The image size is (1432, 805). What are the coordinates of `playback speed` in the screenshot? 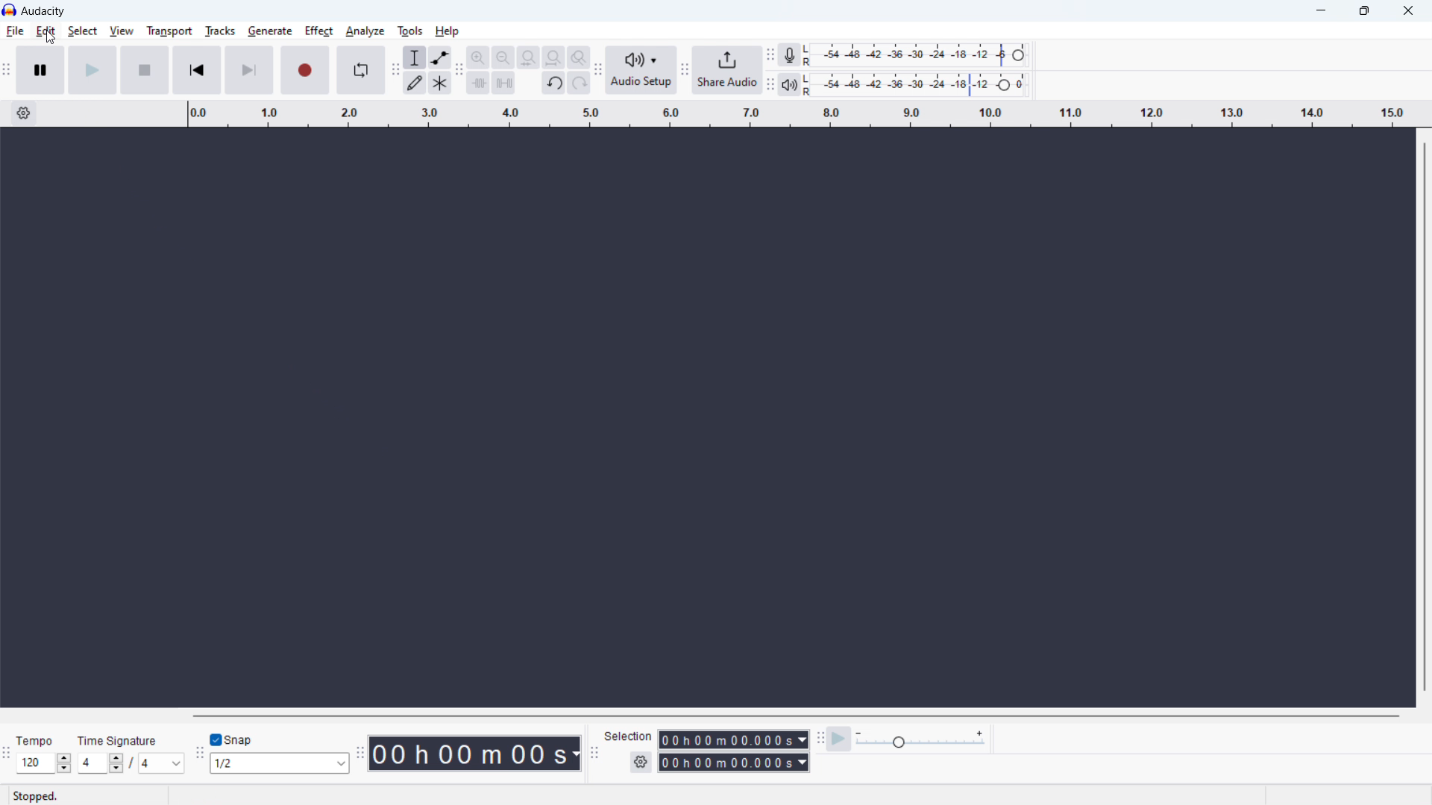 It's located at (920, 738).